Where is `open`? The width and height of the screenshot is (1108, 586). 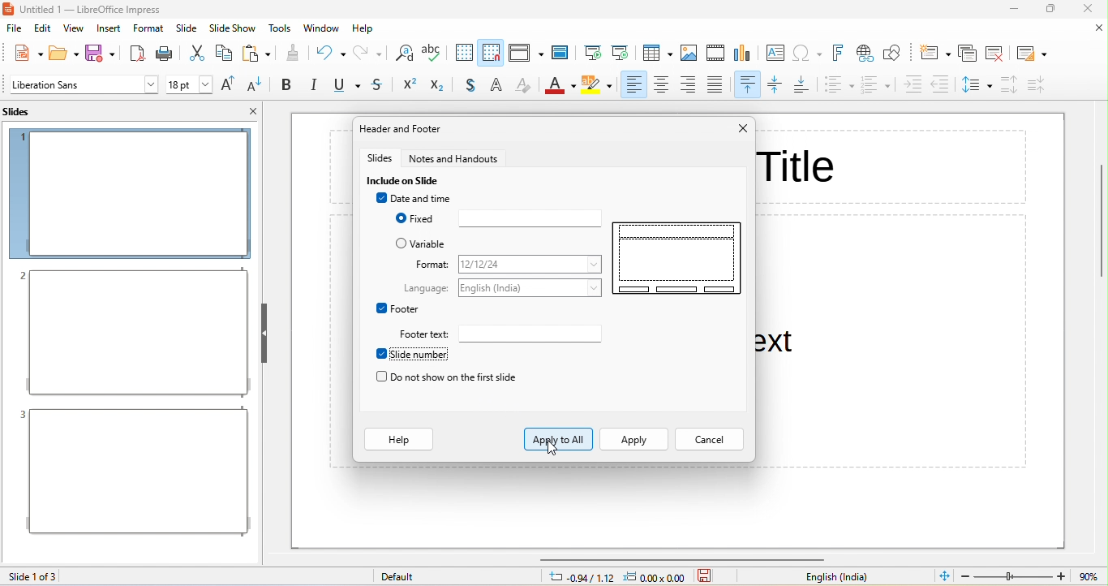 open is located at coordinates (65, 52).